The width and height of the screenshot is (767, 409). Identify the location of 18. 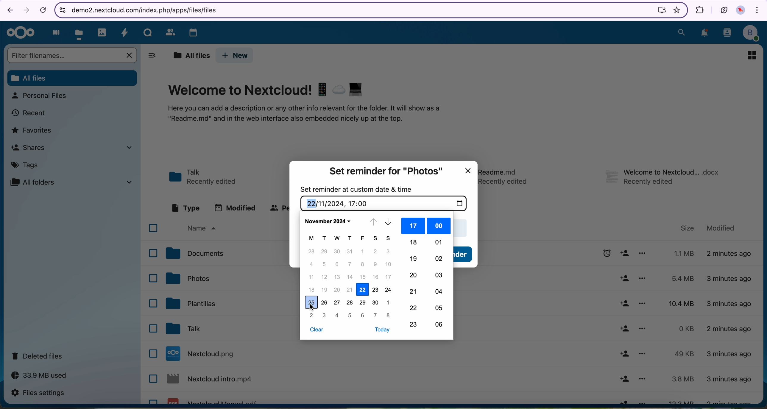
(312, 289).